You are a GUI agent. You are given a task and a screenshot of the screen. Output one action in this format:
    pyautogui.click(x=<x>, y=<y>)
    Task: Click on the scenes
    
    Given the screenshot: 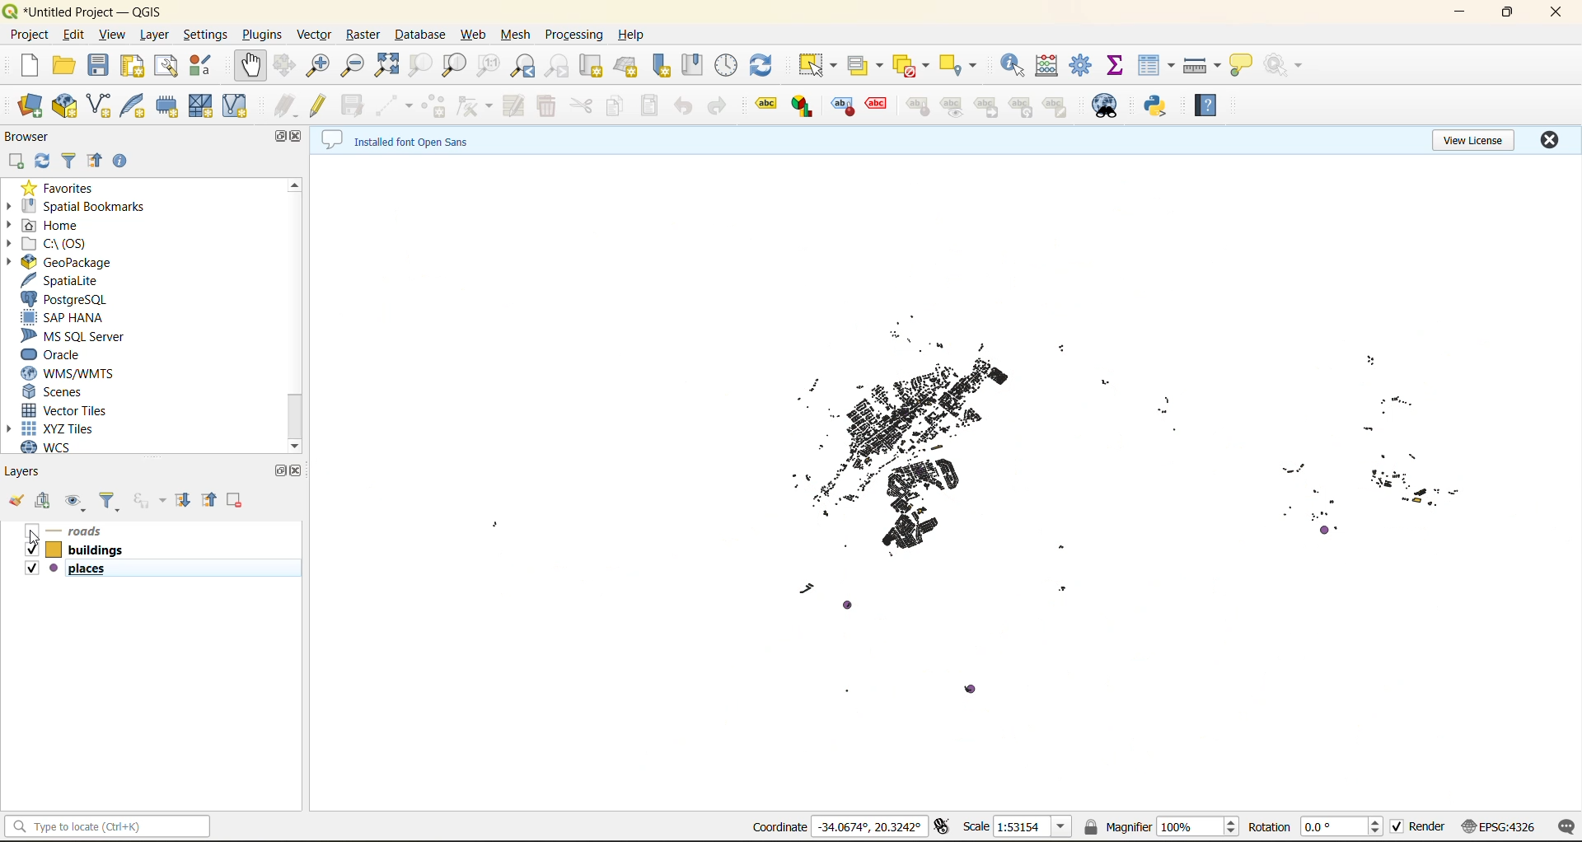 What is the action you would take?
    pyautogui.click(x=77, y=391)
    